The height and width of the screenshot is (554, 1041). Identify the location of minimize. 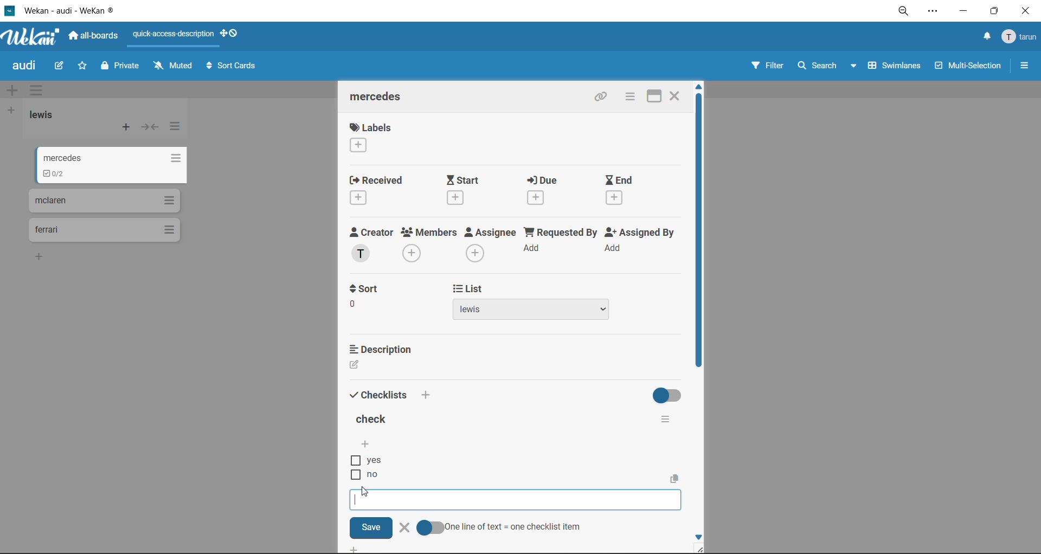
(963, 14).